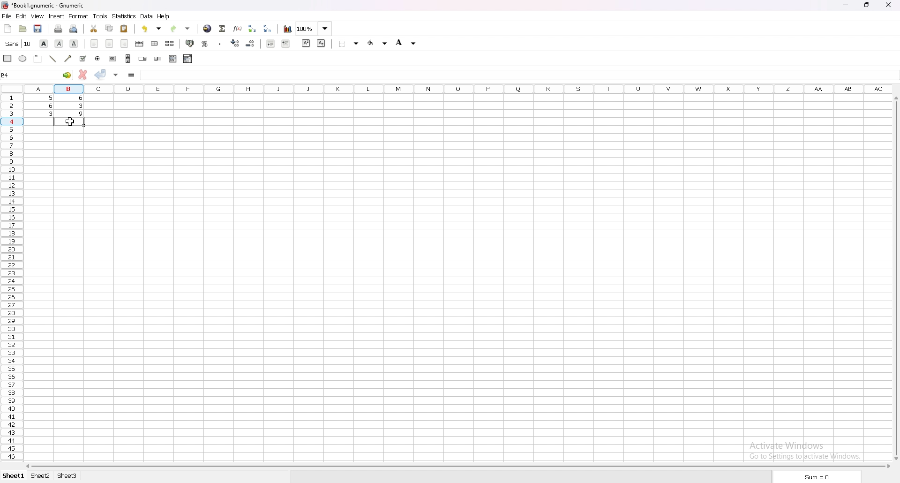 This screenshot has width=900, height=483. I want to click on spin button, so click(142, 59).